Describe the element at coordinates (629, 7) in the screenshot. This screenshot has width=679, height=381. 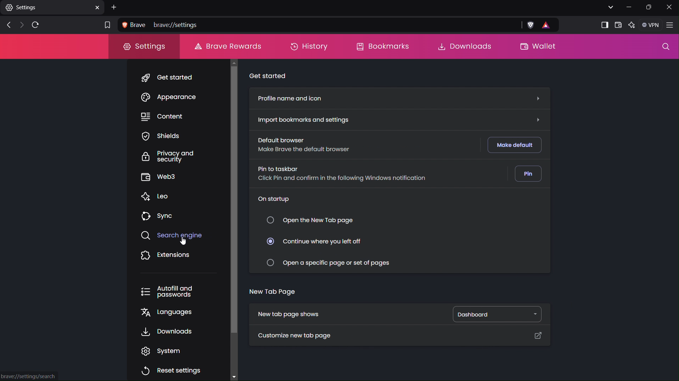
I see `Minimize` at that location.